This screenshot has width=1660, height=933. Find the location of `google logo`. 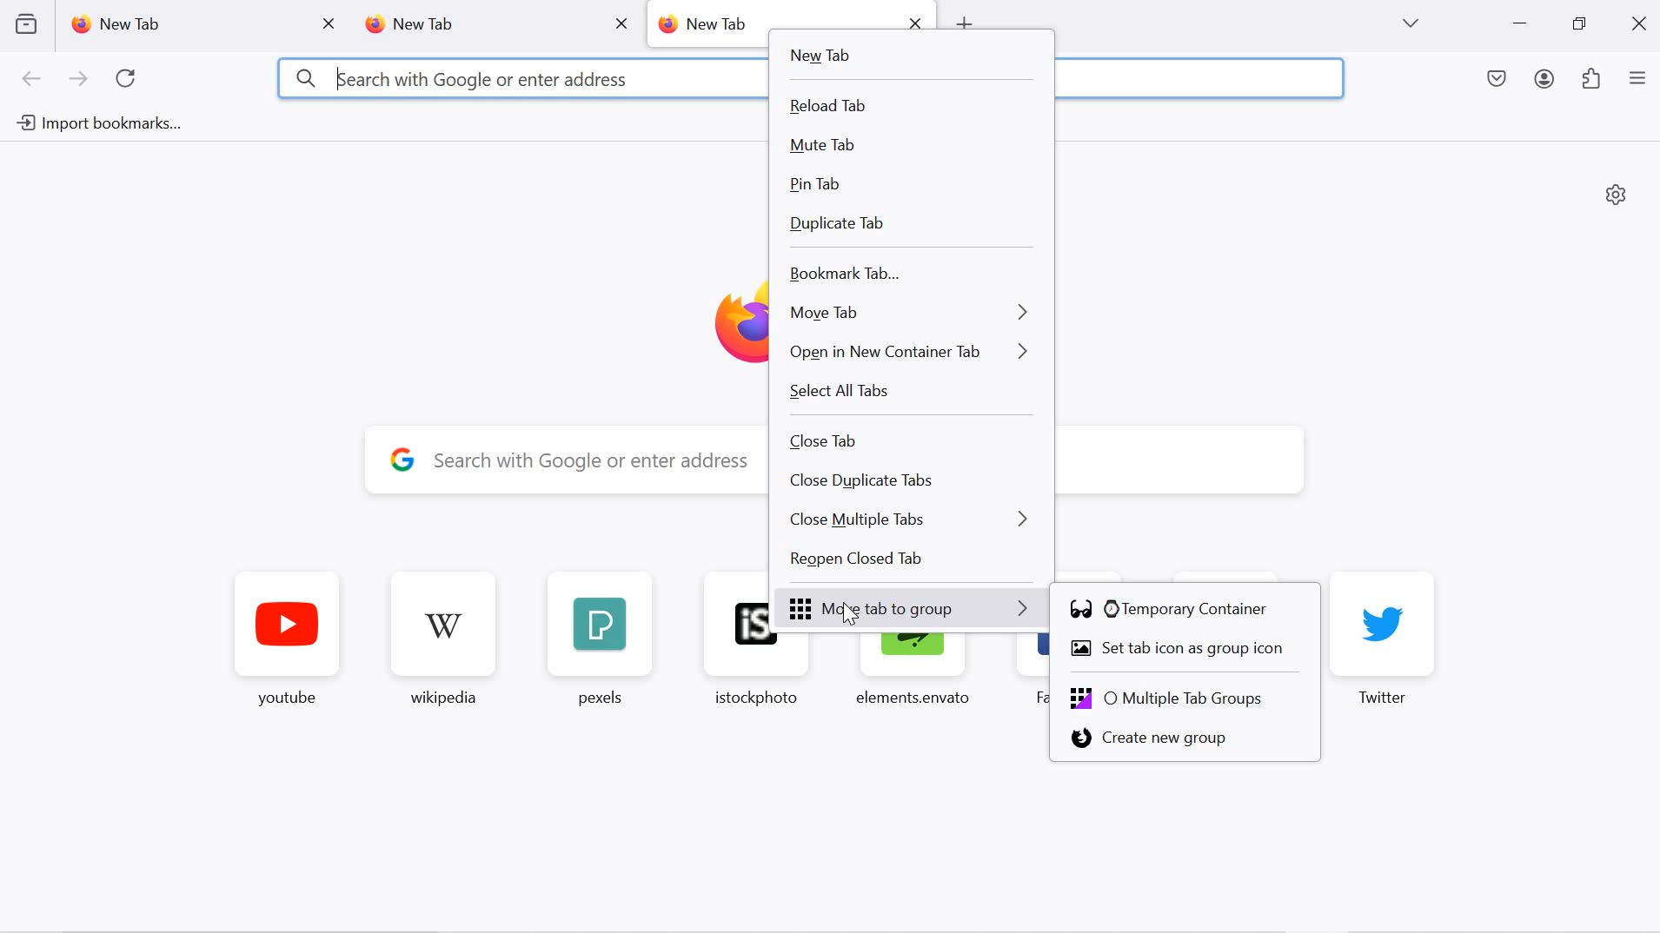

google logo is located at coordinates (402, 458).